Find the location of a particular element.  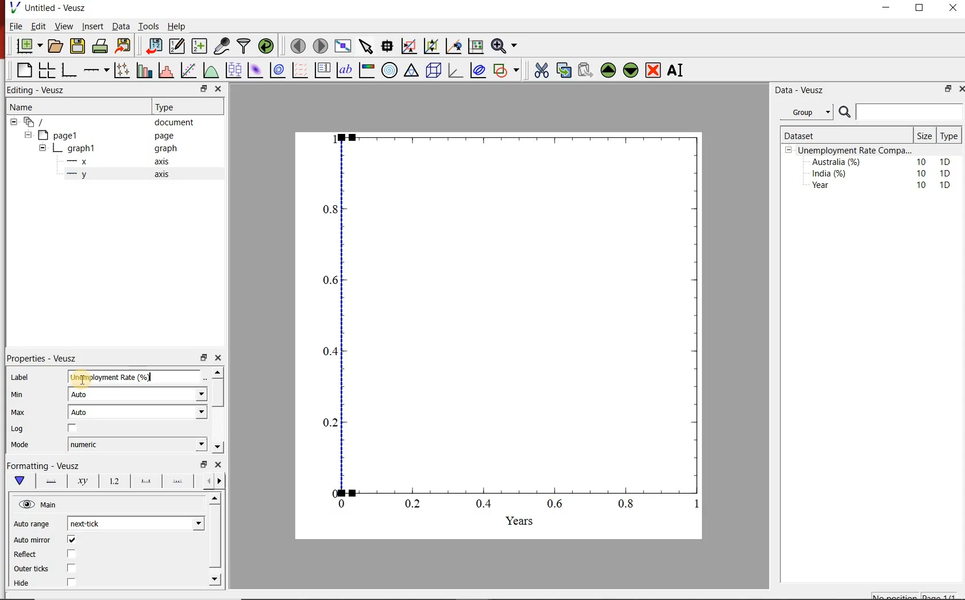

Label is located at coordinates (20, 378).